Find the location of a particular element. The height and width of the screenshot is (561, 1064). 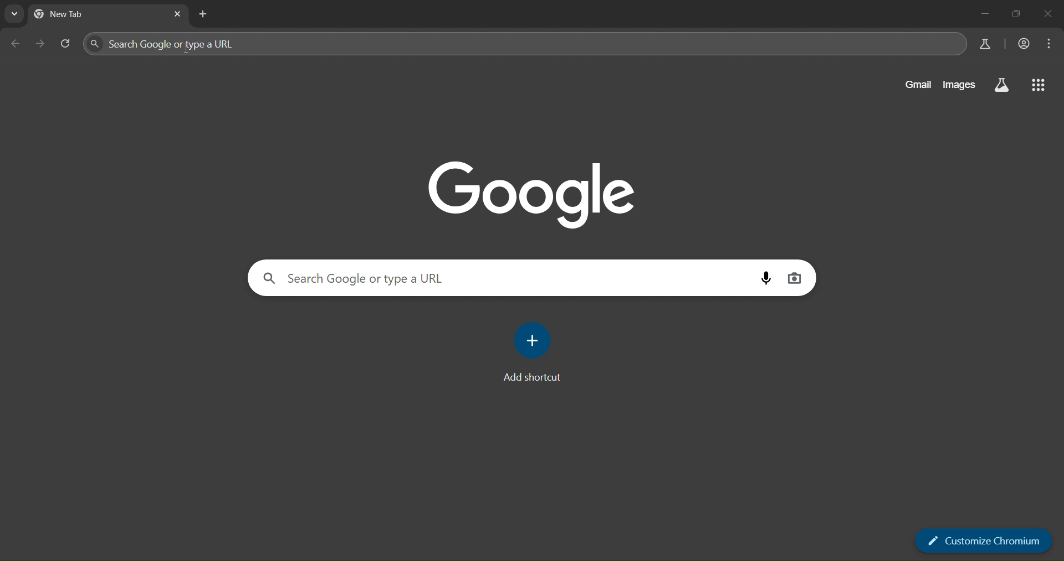

gmail is located at coordinates (915, 84).